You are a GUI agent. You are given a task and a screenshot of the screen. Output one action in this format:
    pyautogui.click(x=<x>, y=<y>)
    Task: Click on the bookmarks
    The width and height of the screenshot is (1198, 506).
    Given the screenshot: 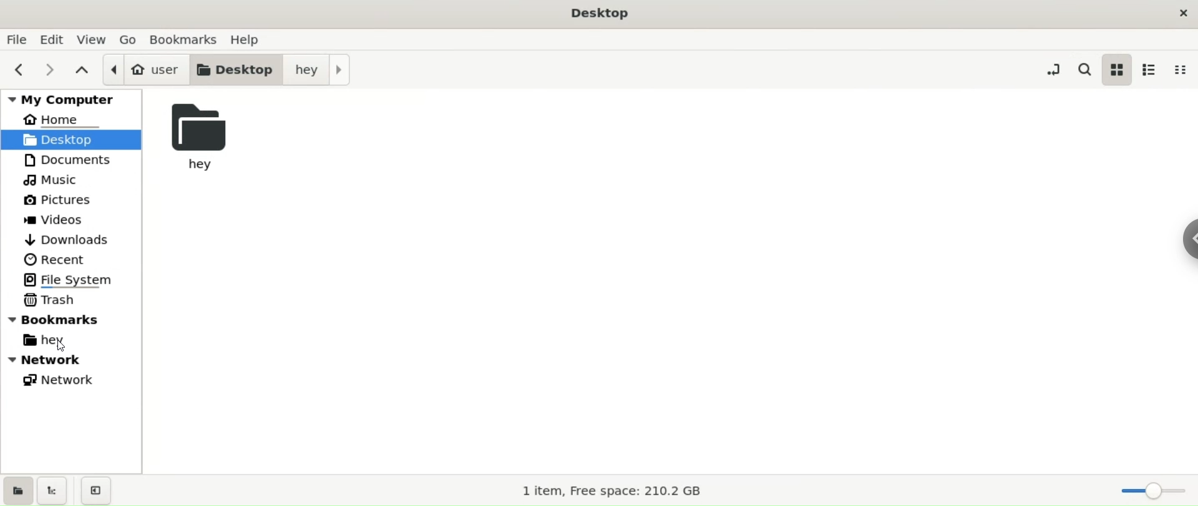 What is the action you would take?
    pyautogui.click(x=75, y=322)
    